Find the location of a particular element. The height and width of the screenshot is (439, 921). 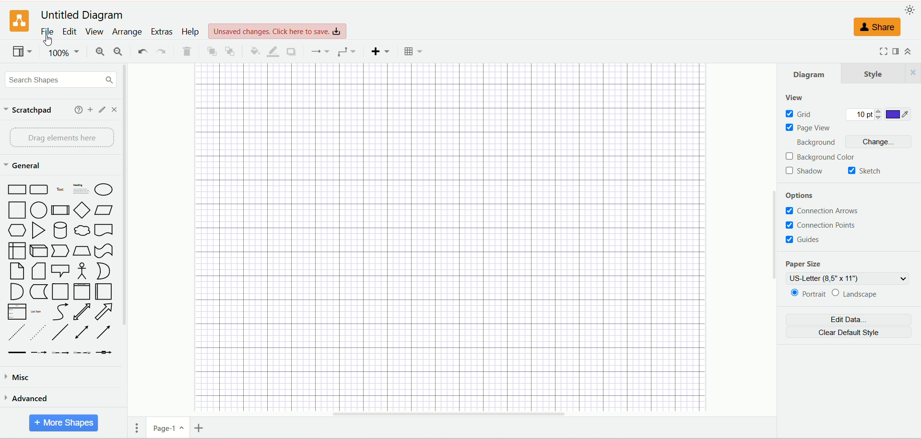

help is located at coordinates (76, 110).